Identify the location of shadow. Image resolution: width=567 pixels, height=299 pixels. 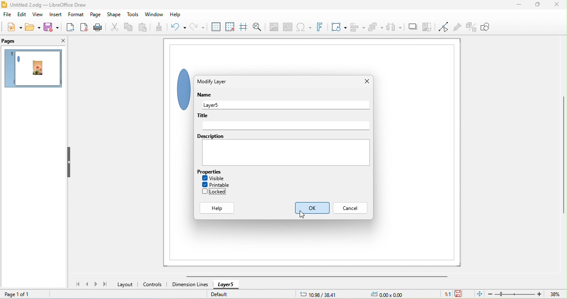
(412, 27).